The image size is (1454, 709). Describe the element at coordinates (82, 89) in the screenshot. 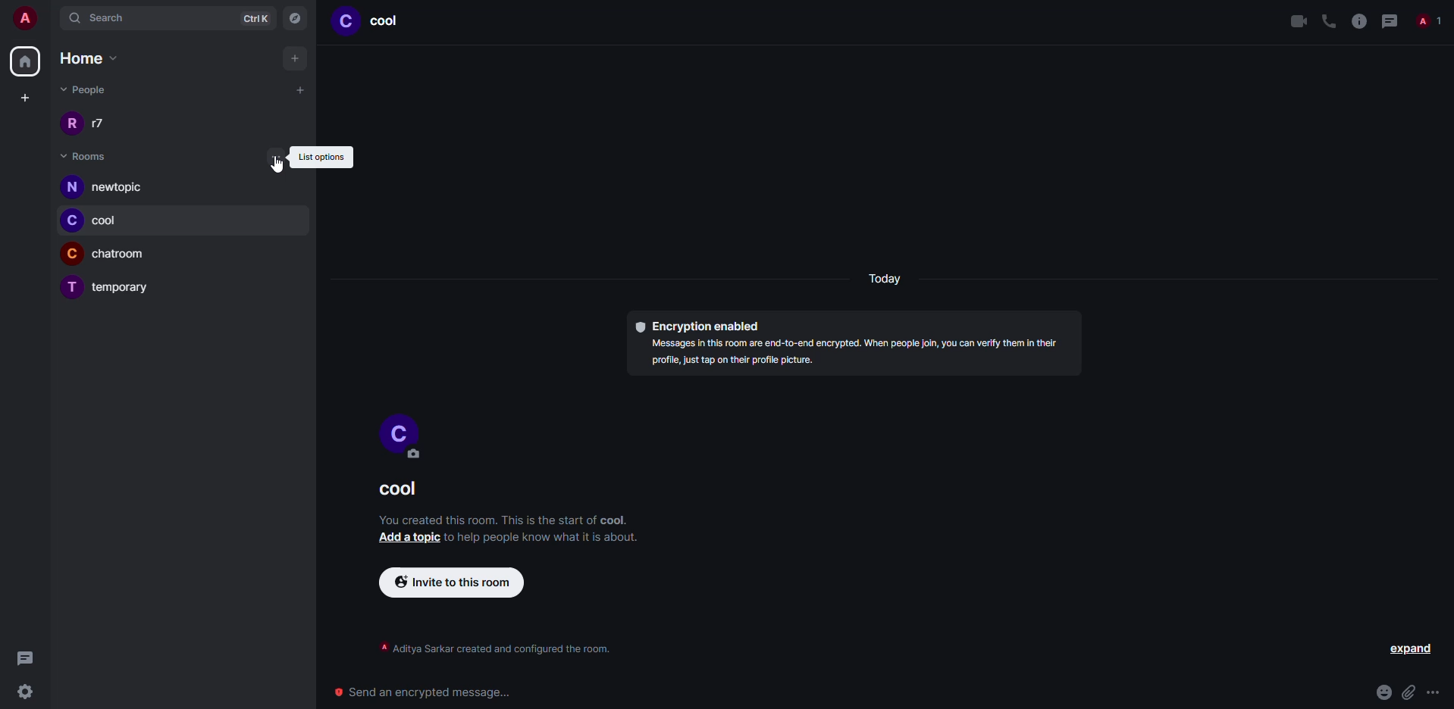

I see `people` at that location.